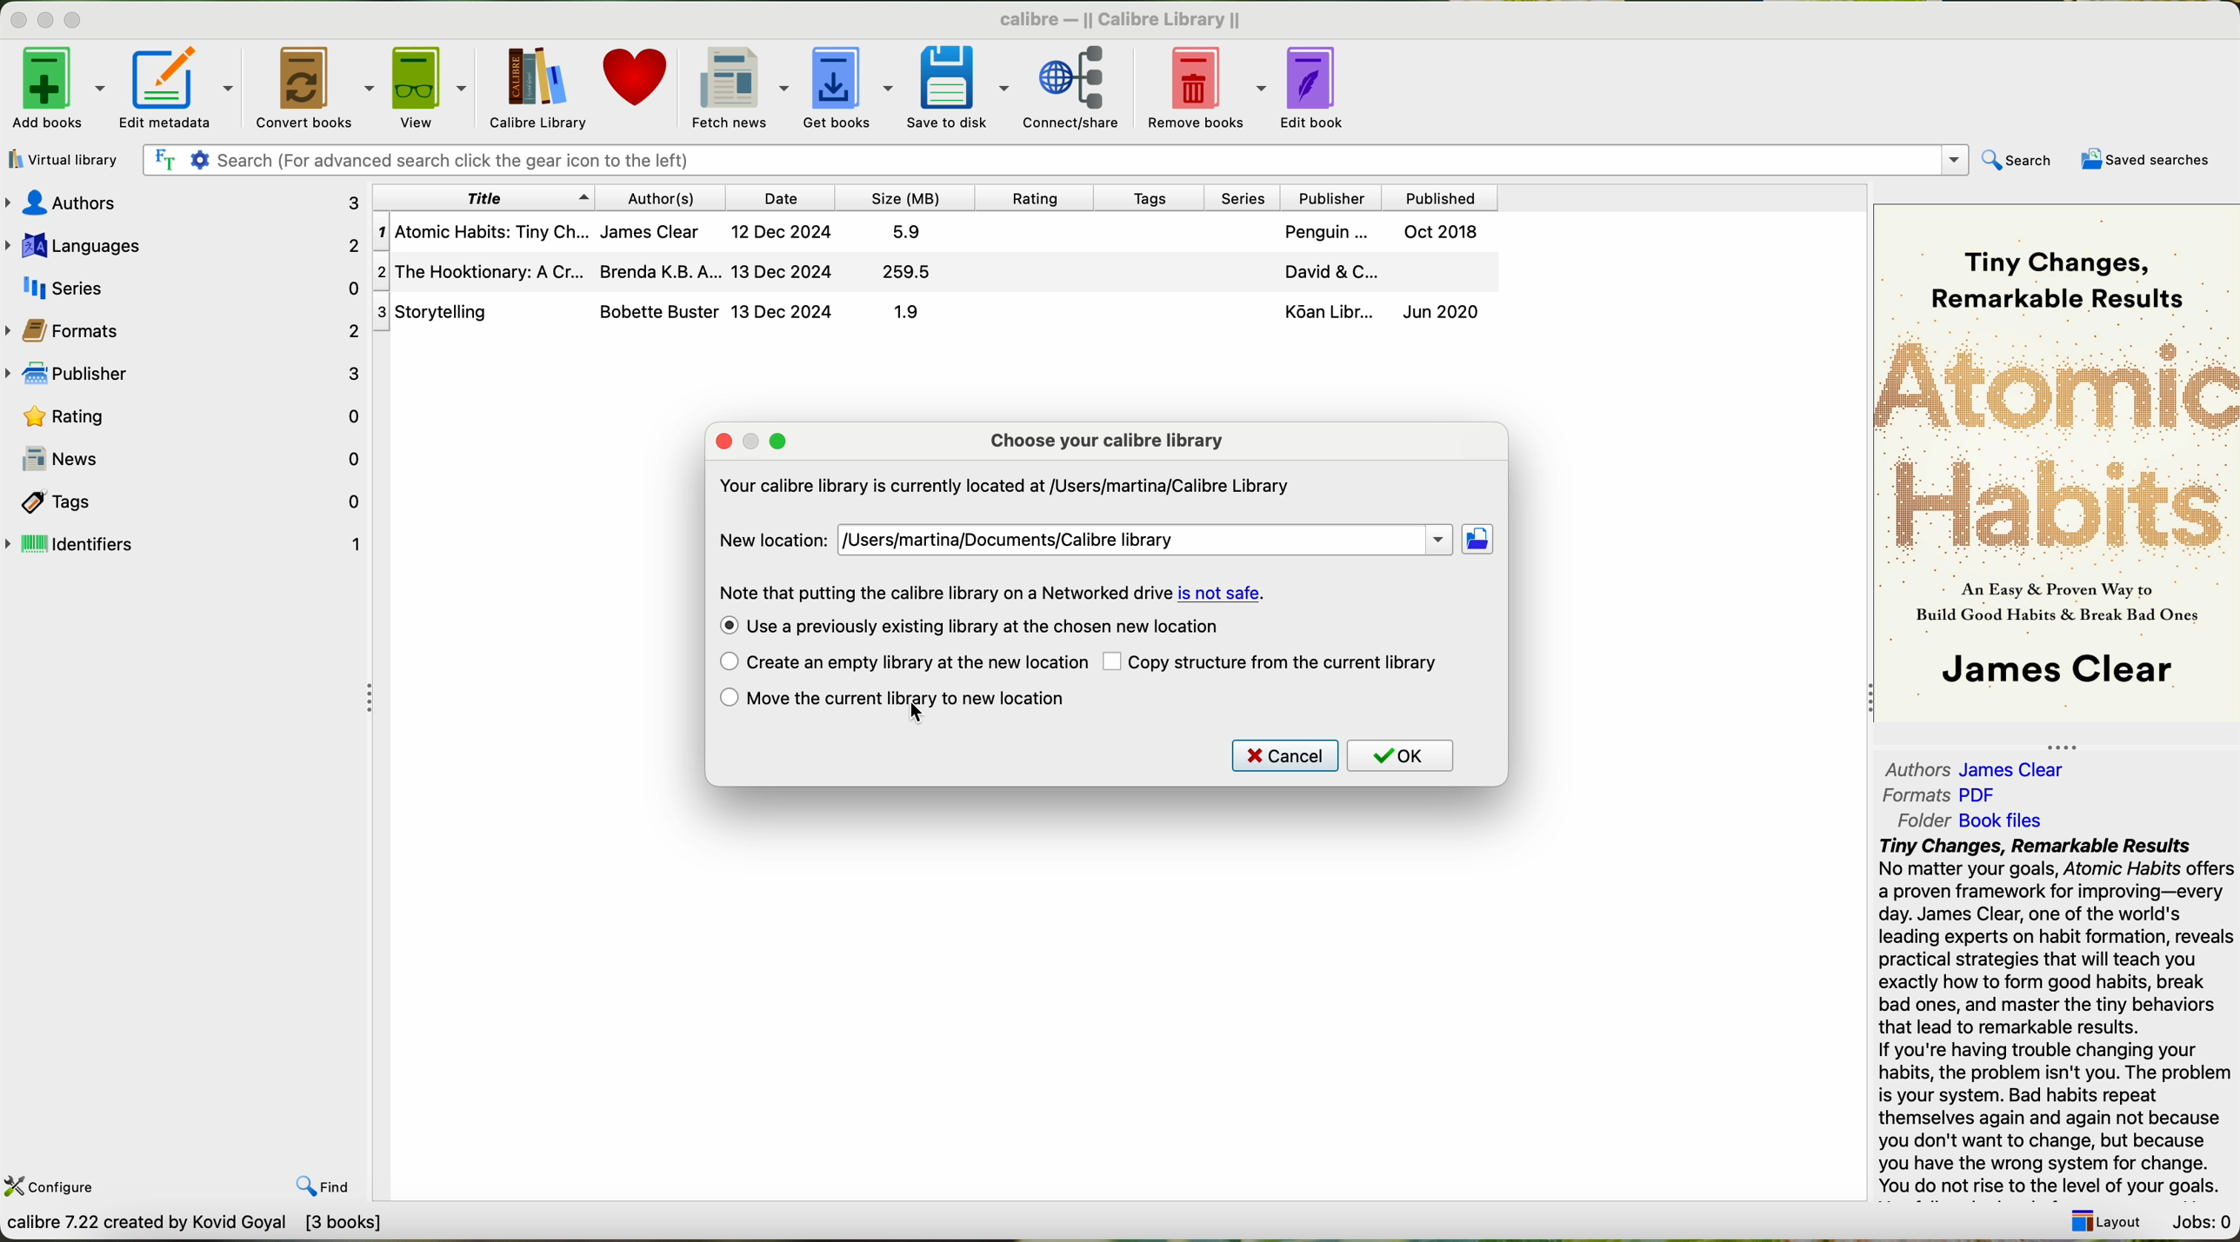 The image size is (2240, 1242). What do you see at coordinates (322, 1186) in the screenshot?
I see `find` at bounding box center [322, 1186].